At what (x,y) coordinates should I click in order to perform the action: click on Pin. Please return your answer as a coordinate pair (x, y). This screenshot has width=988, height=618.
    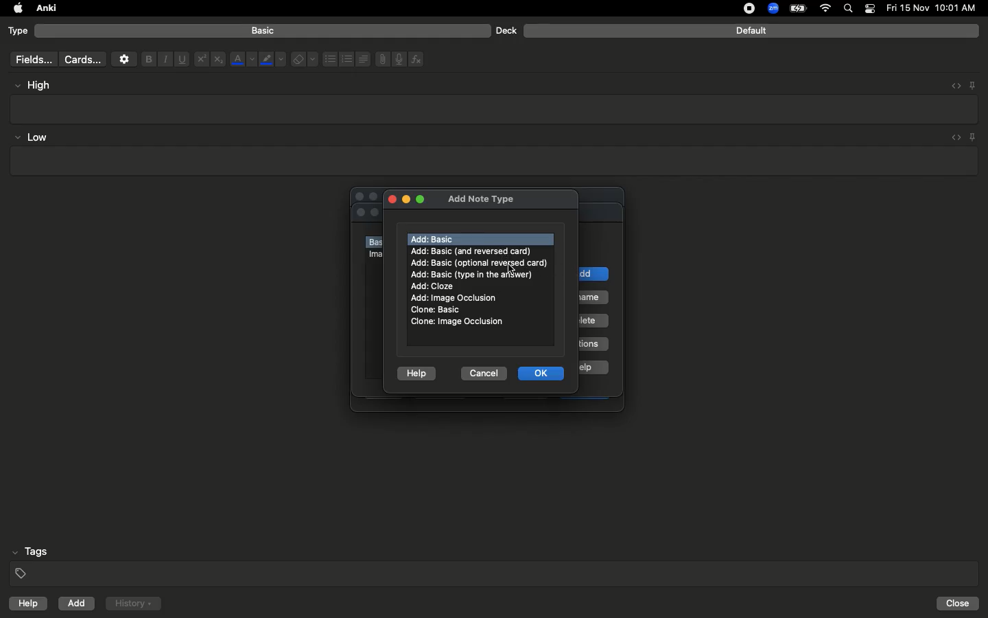
    Looking at the image, I should click on (972, 84).